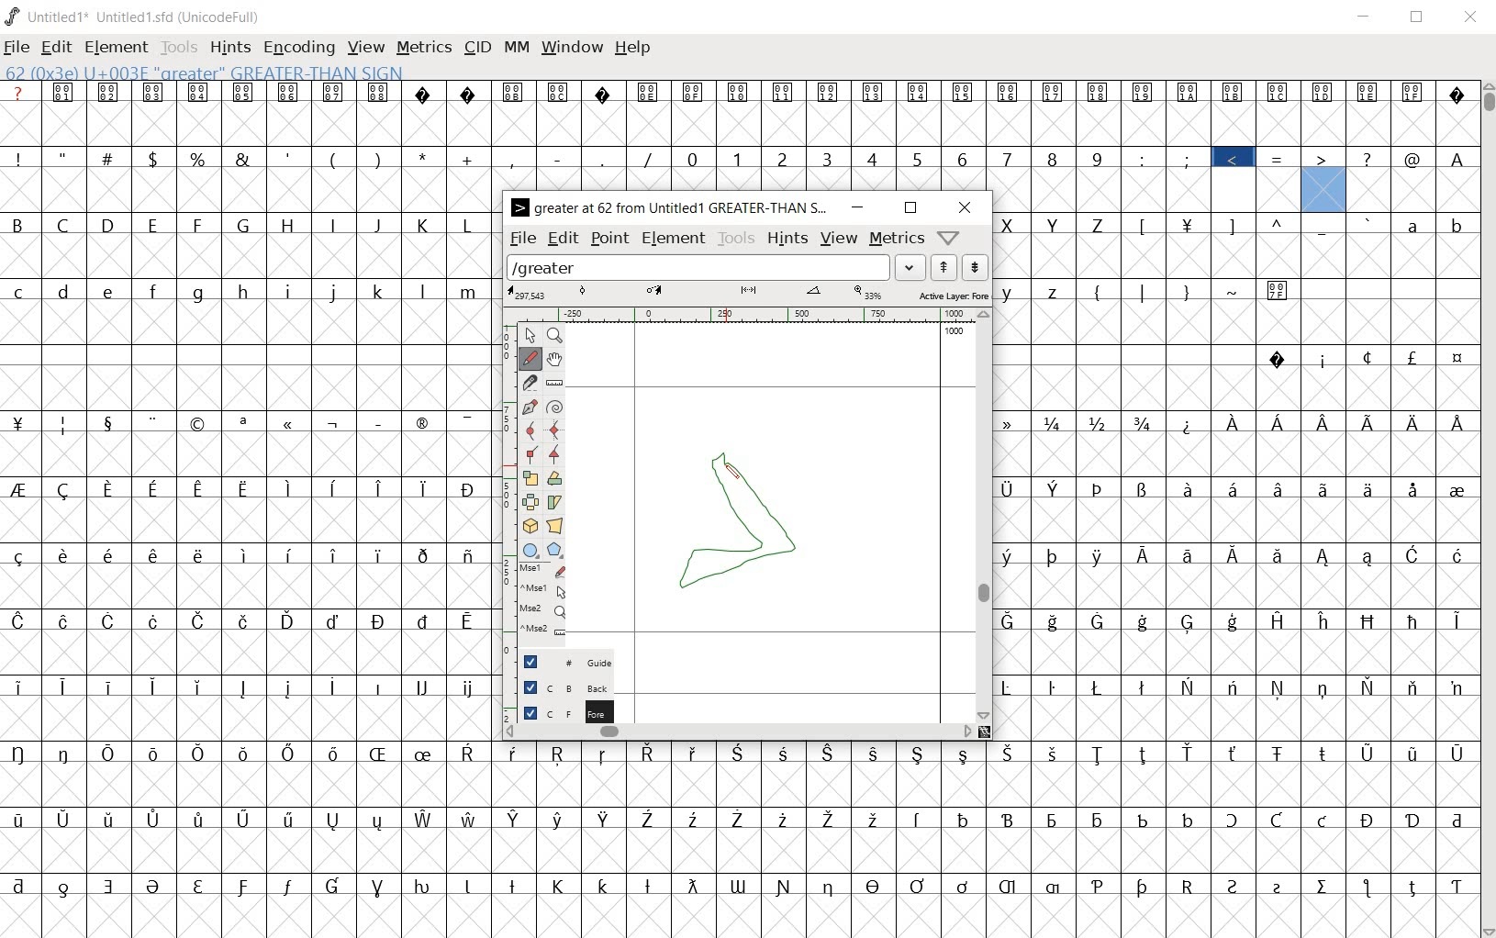 The height and width of the screenshot is (938, 1496). Describe the element at coordinates (517, 49) in the screenshot. I see `mm` at that location.